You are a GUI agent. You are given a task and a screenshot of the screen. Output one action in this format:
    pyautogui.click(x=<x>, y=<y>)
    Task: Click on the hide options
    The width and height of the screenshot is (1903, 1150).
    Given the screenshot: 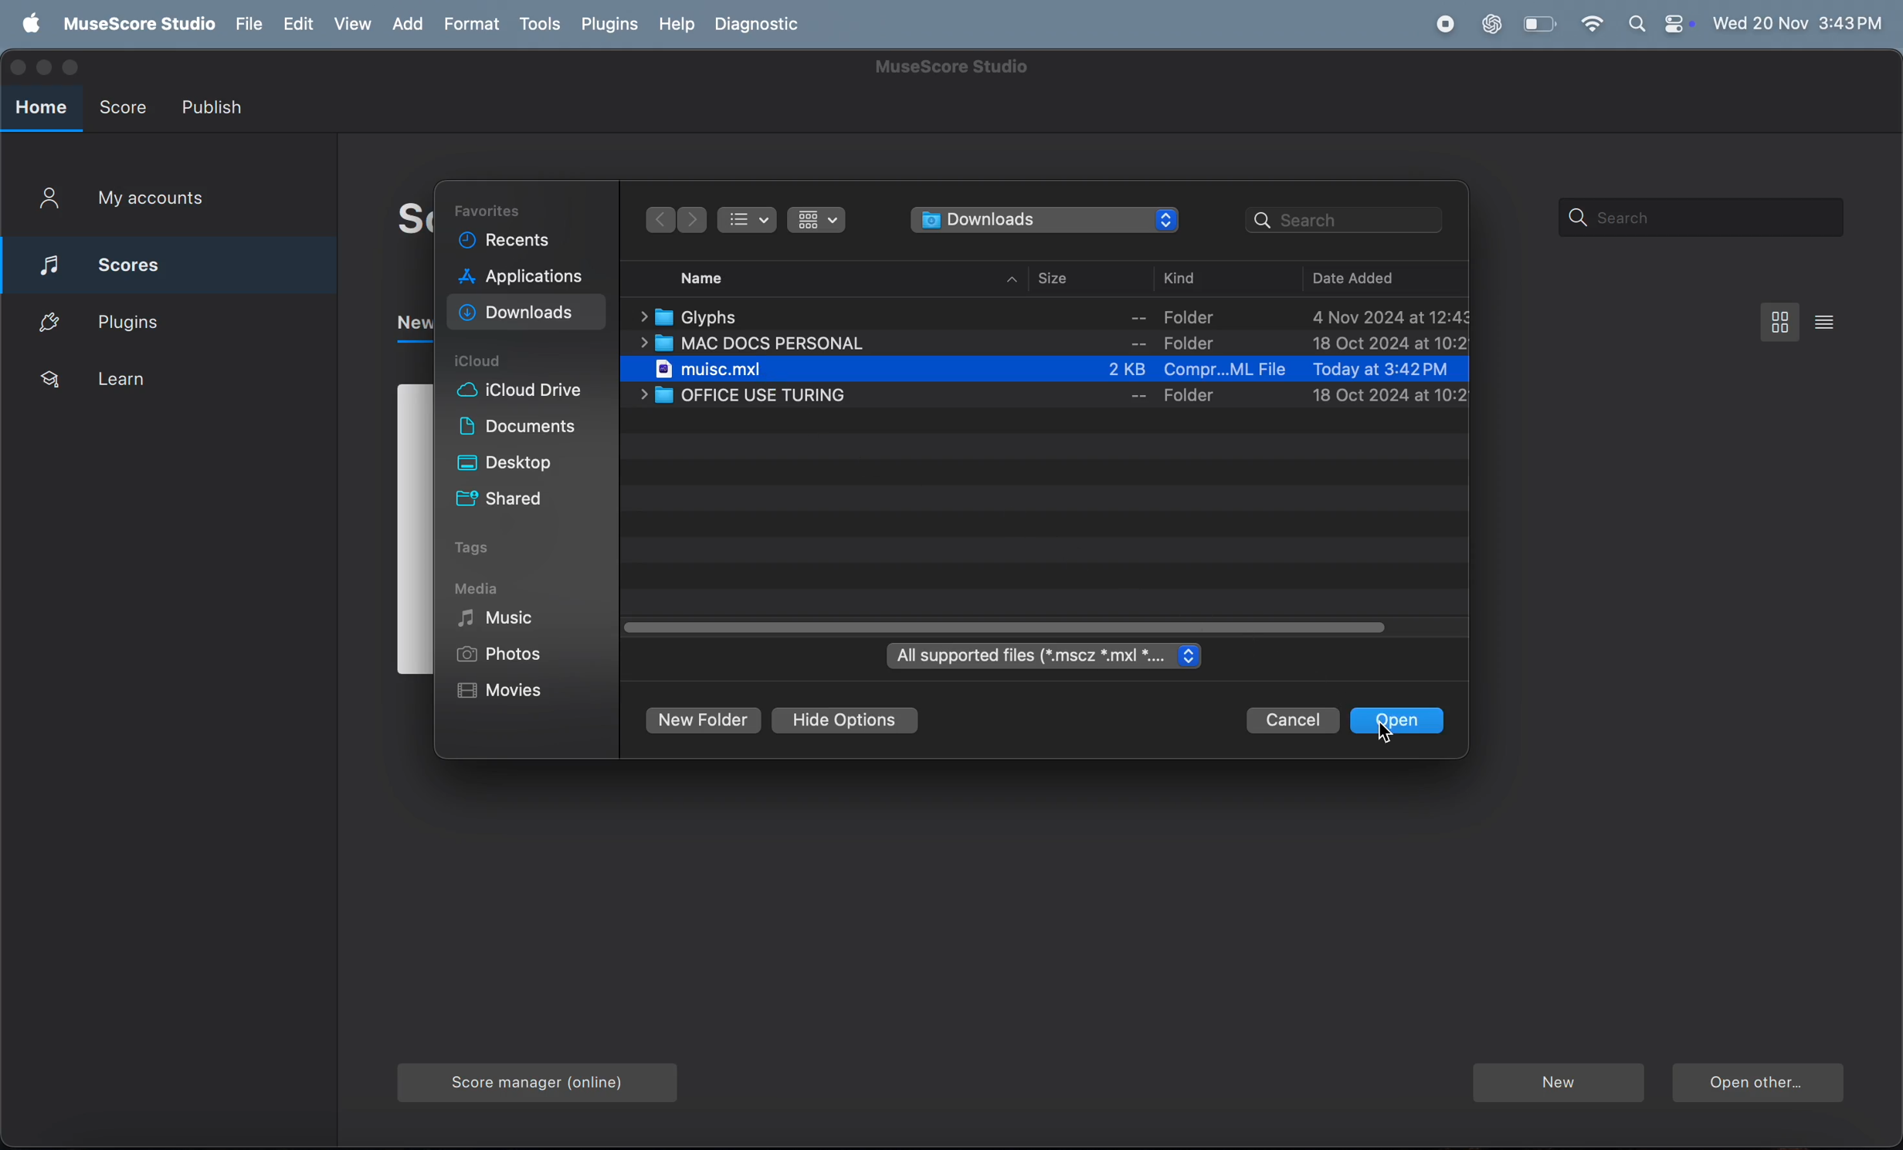 What is the action you would take?
    pyautogui.click(x=845, y=722)
    